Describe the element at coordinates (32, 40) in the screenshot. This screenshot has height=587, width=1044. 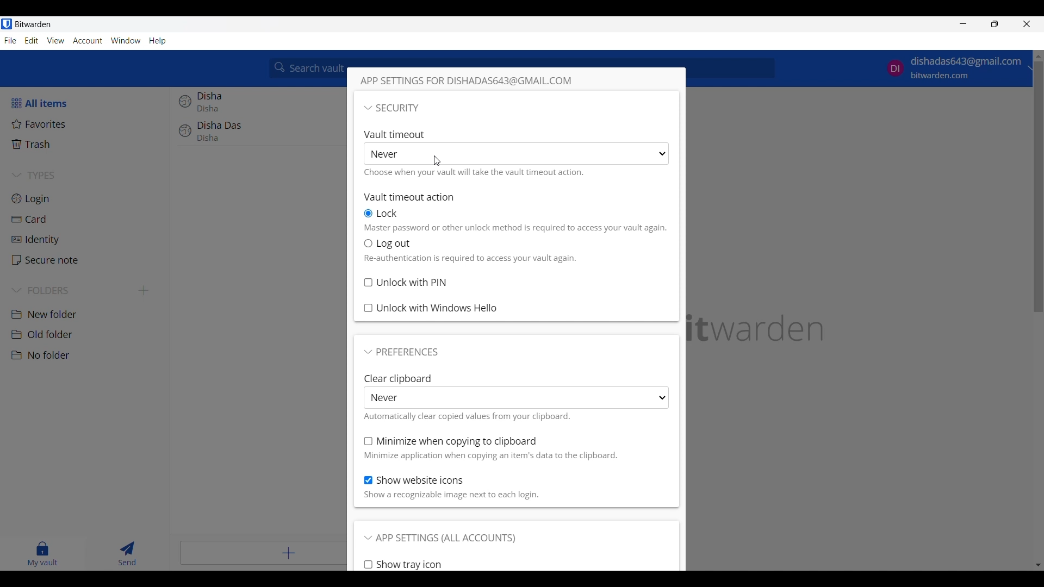
I see `Edit menu` at that location.